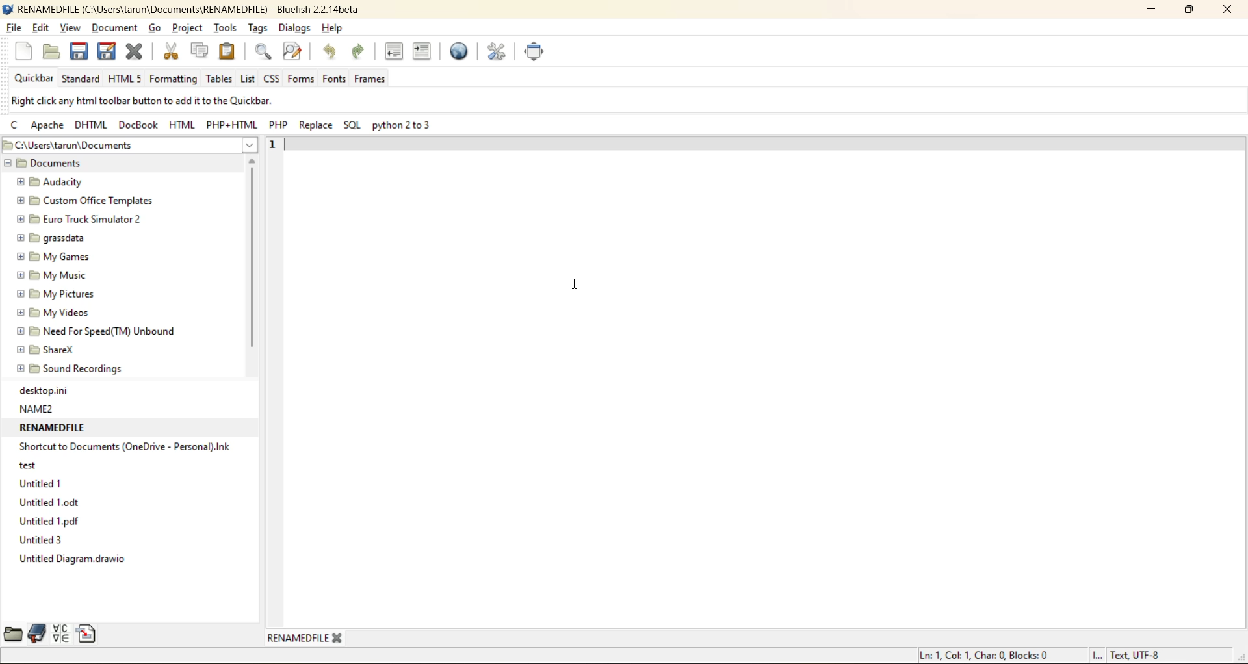 This screenshot has width=1248, height=664. Describe the element at coordinates (196, 9) in the screenshot. I see `renamed file name` at that location.